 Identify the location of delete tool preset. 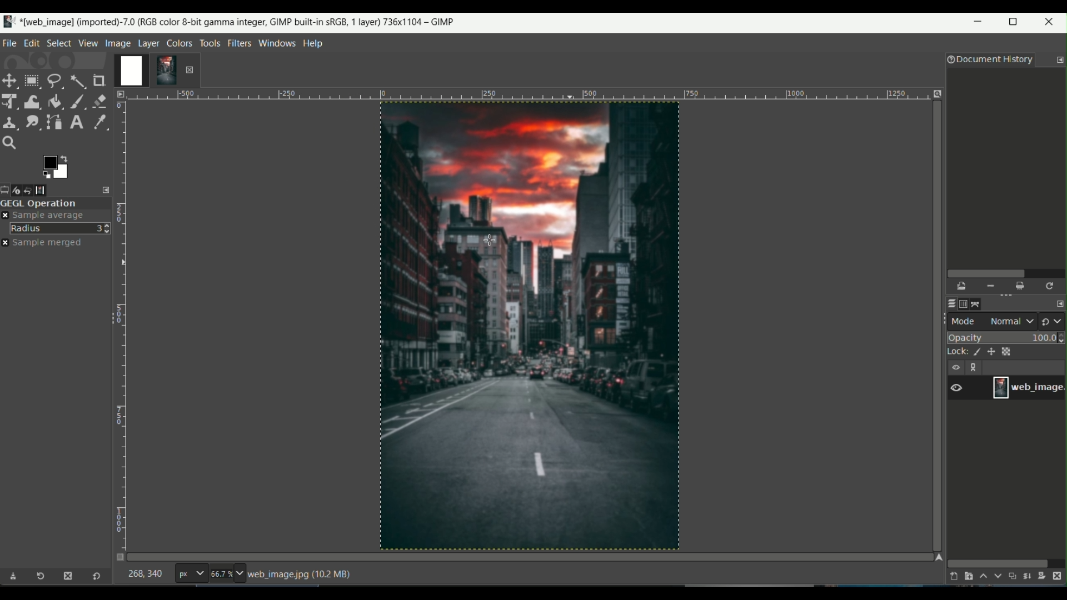
(67, 576).